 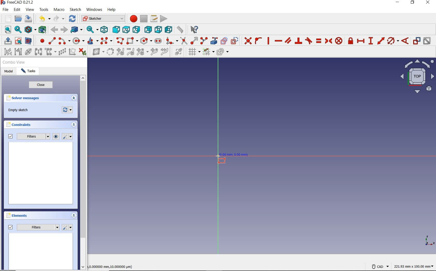 What do you see at coordinates (9, 72) in the screenshot?
I see `model` at bounding box center [9, 72].